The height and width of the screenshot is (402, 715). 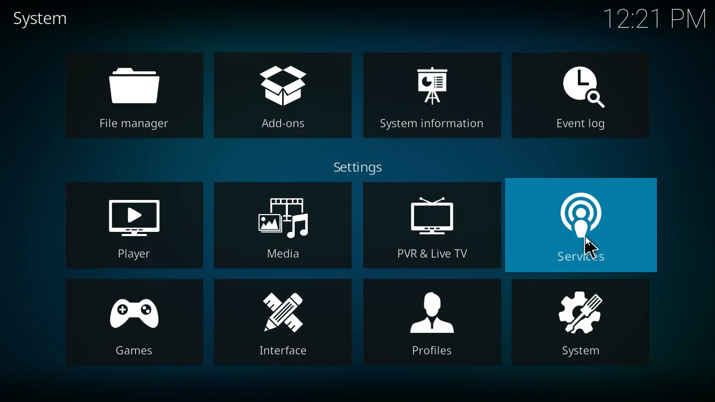 I want to click on services, so click(x=587, y=225).